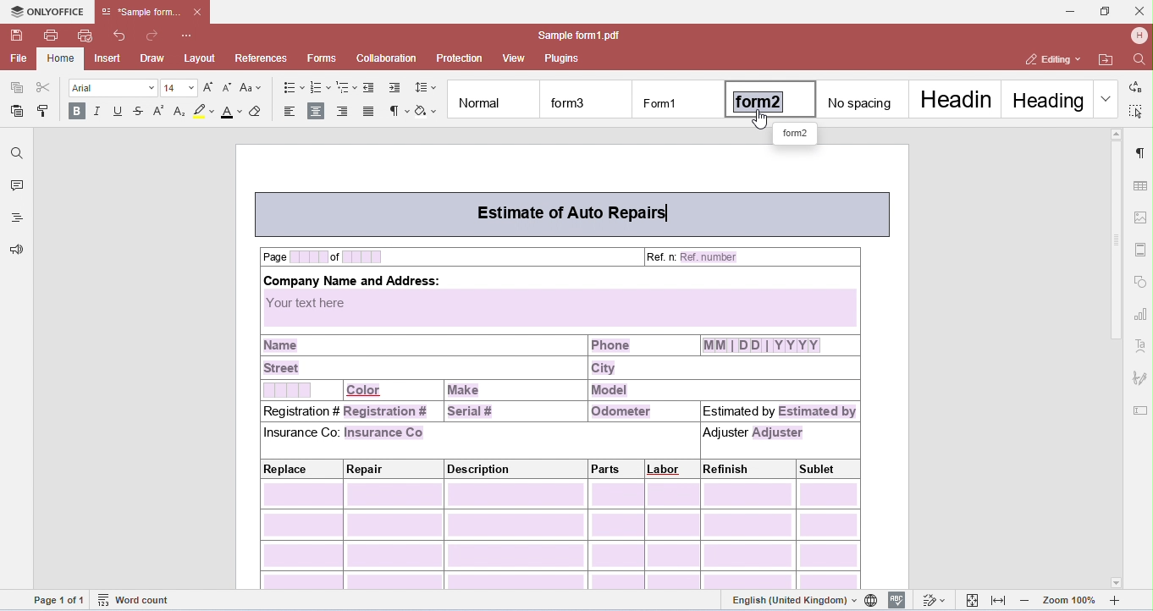  I want to click on open file loaction, so click(1106, 60).